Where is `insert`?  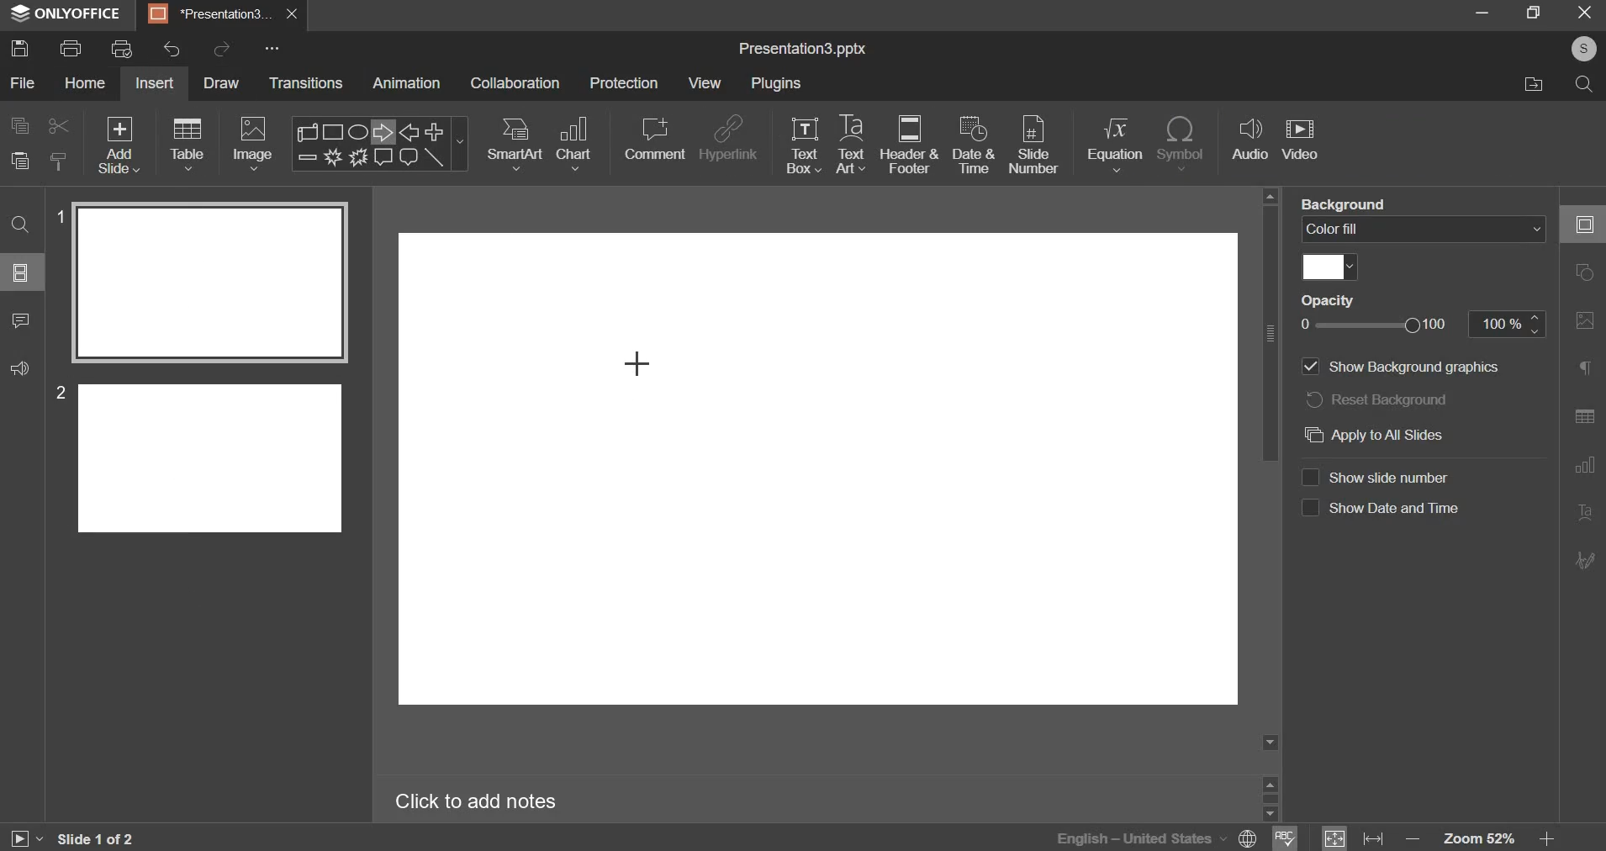
insert is located at coordinates (154, 82).